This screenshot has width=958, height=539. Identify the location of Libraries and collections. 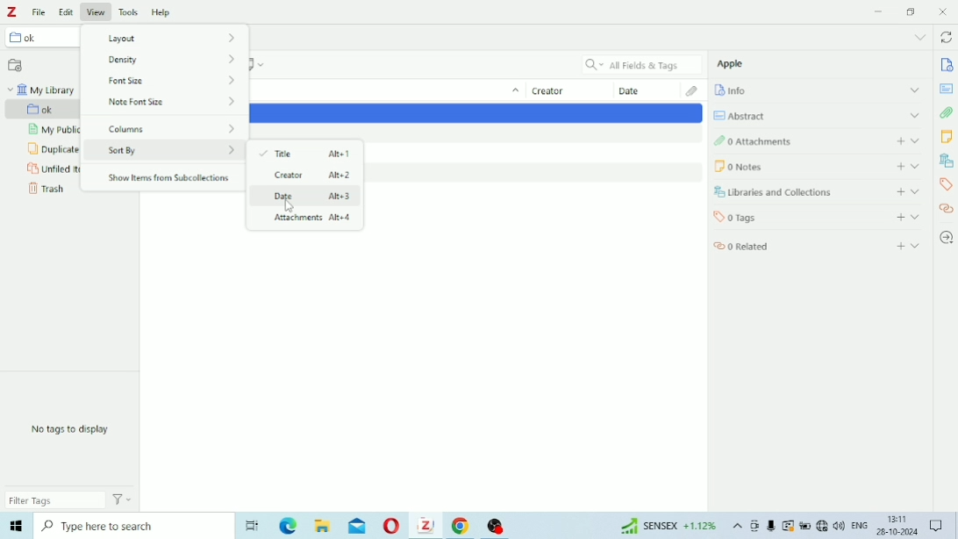
(947, 161).